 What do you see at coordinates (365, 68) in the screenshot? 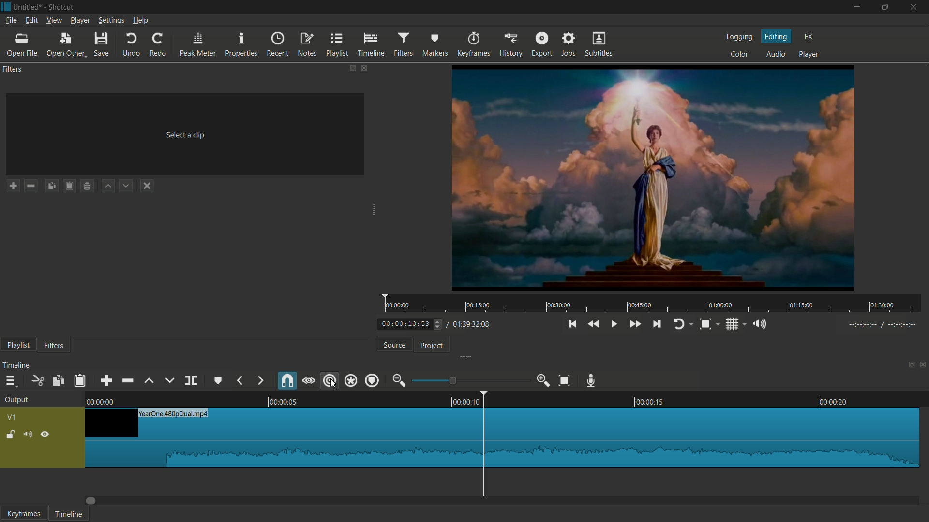
I see `close filters` at bounding box center [365, 68].